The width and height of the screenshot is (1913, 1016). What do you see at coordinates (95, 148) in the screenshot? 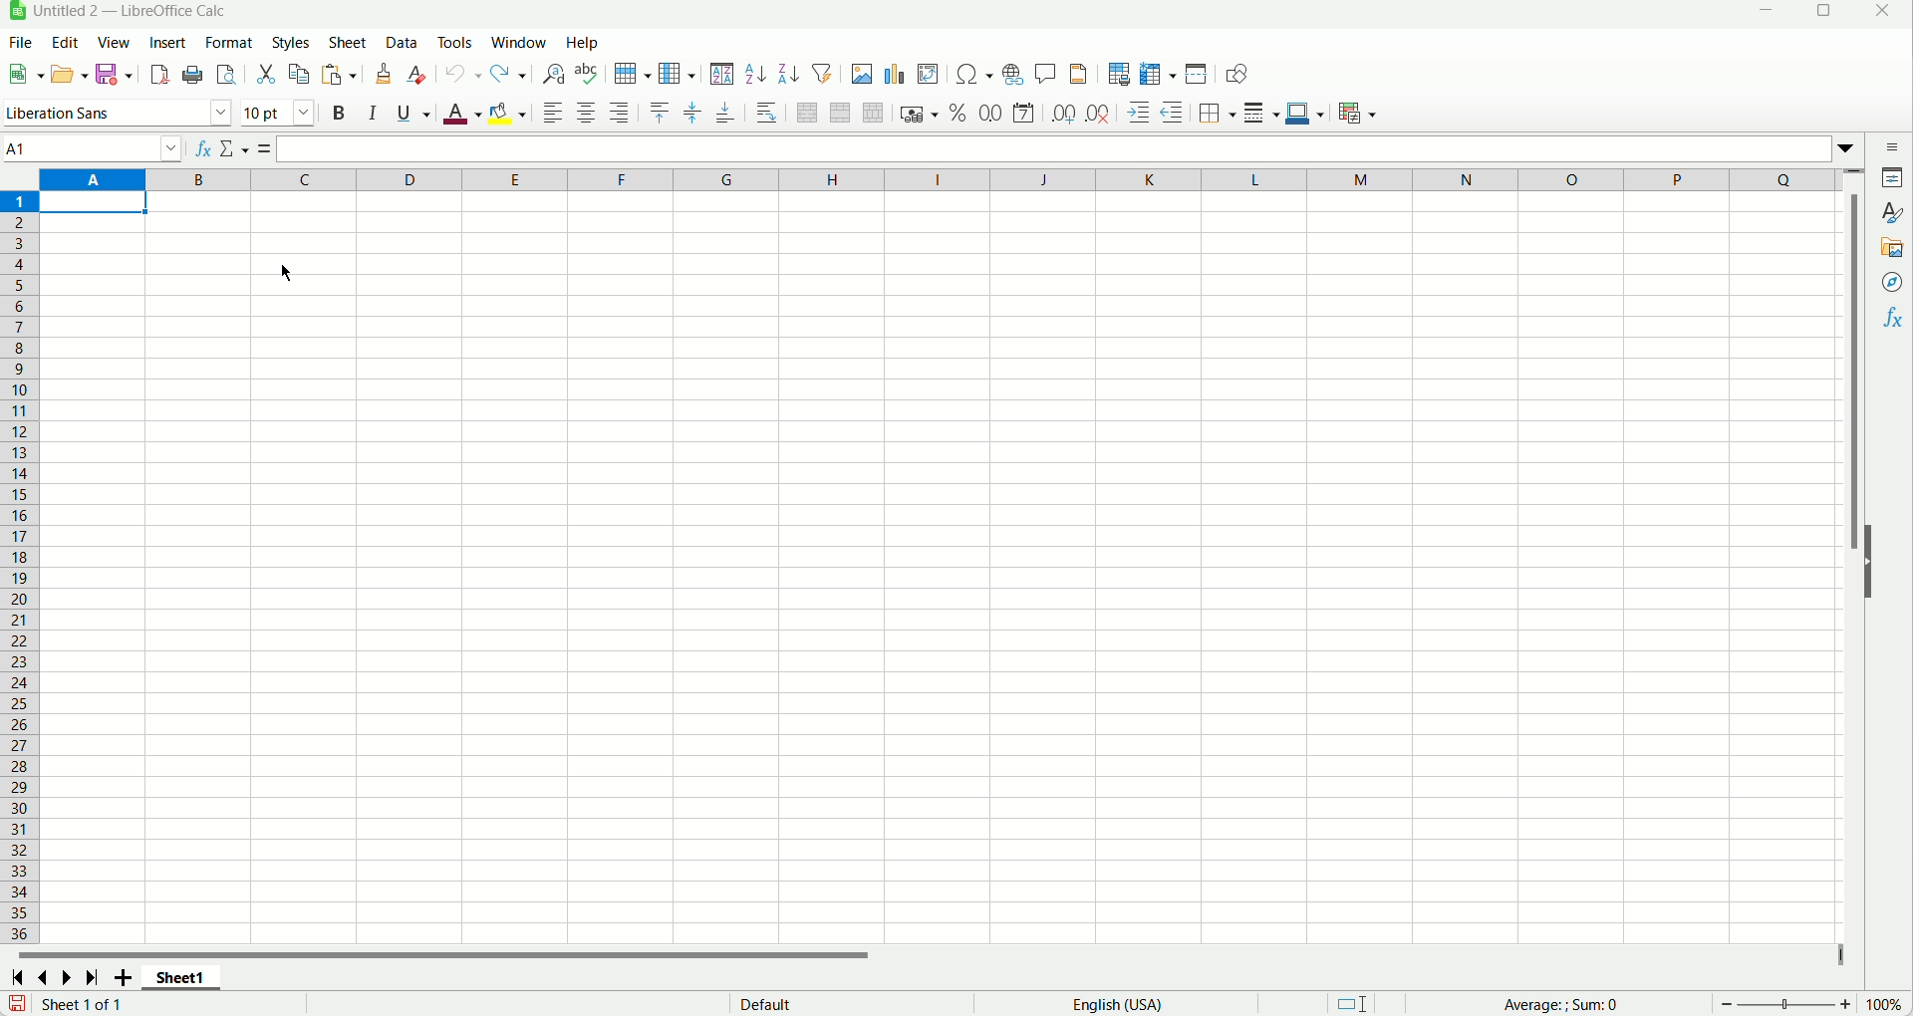
I see `Name box` at bounding box center [95, 148].